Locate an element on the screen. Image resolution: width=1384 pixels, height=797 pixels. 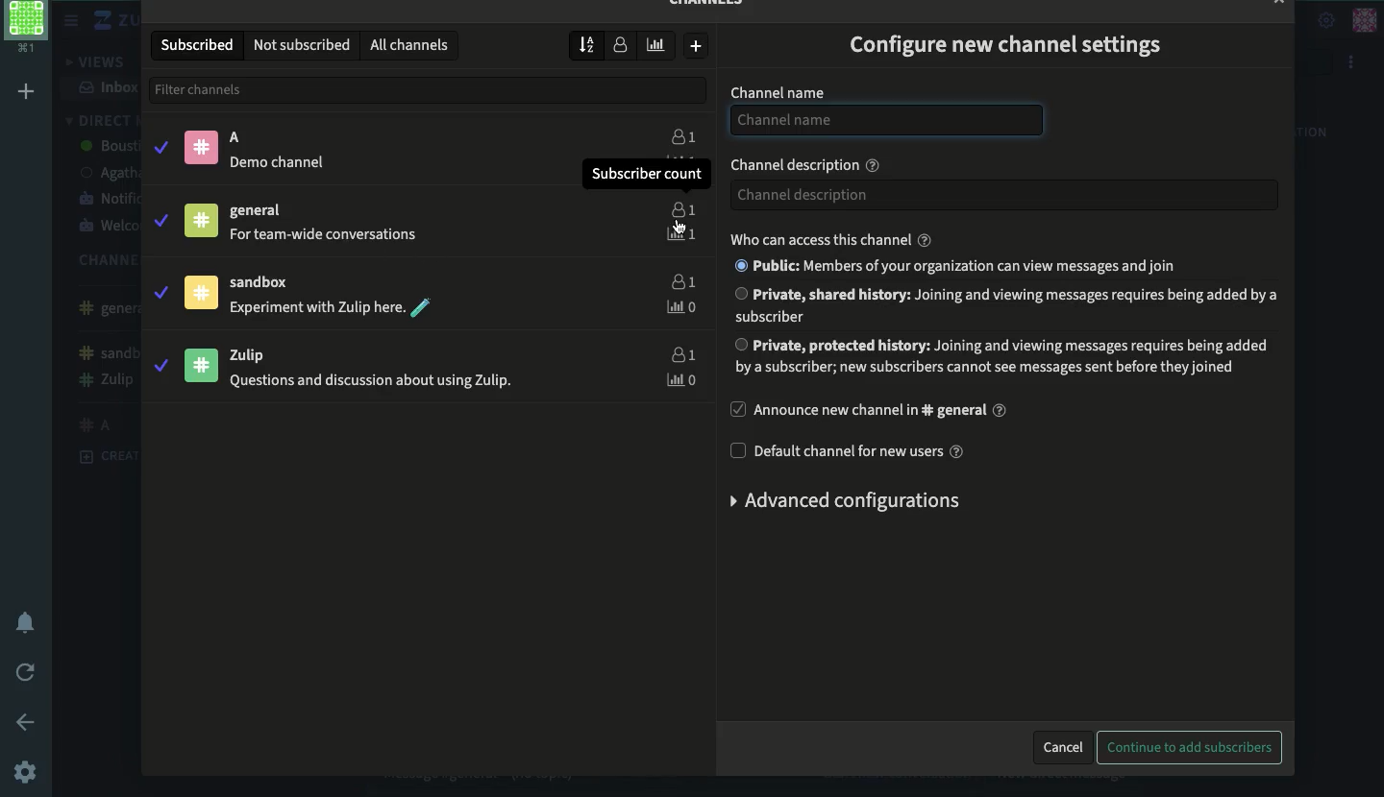
who can access this channel? is located at coordinates (838, 240).